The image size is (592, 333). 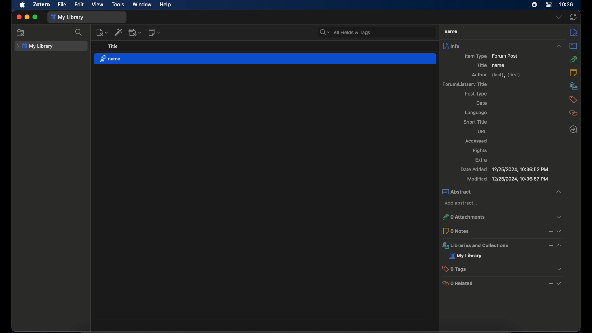 I want to click on related, so click(x=573, y=113).